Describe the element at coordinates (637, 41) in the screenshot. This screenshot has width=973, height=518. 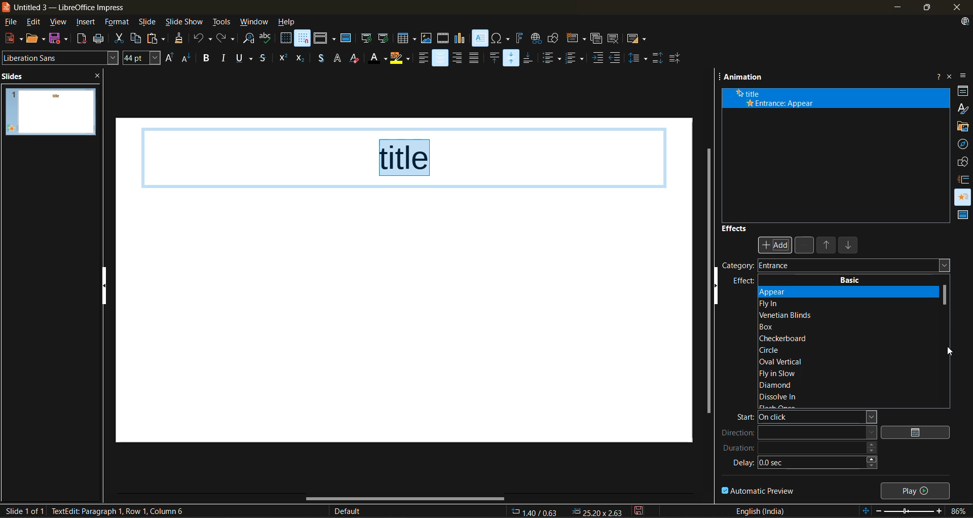
I see `slide layout` at that location.